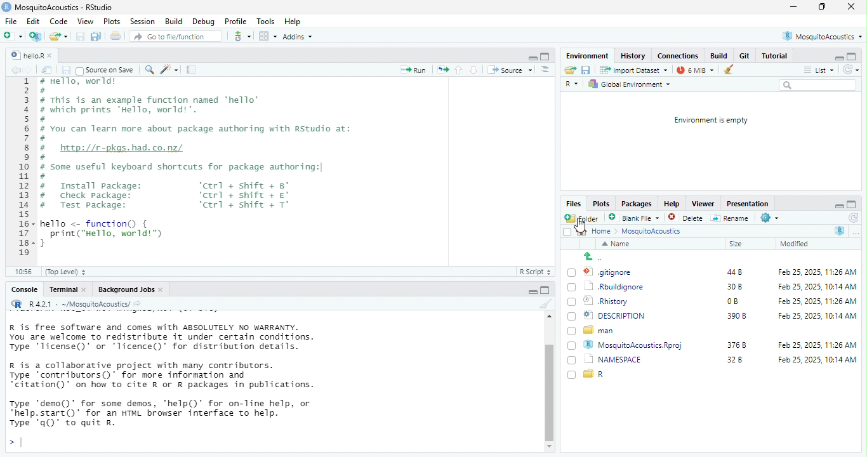 The image size is (867, 457). Describe the element at coordinates (851, 55) in the screenshot. I see `hide console` at that location.